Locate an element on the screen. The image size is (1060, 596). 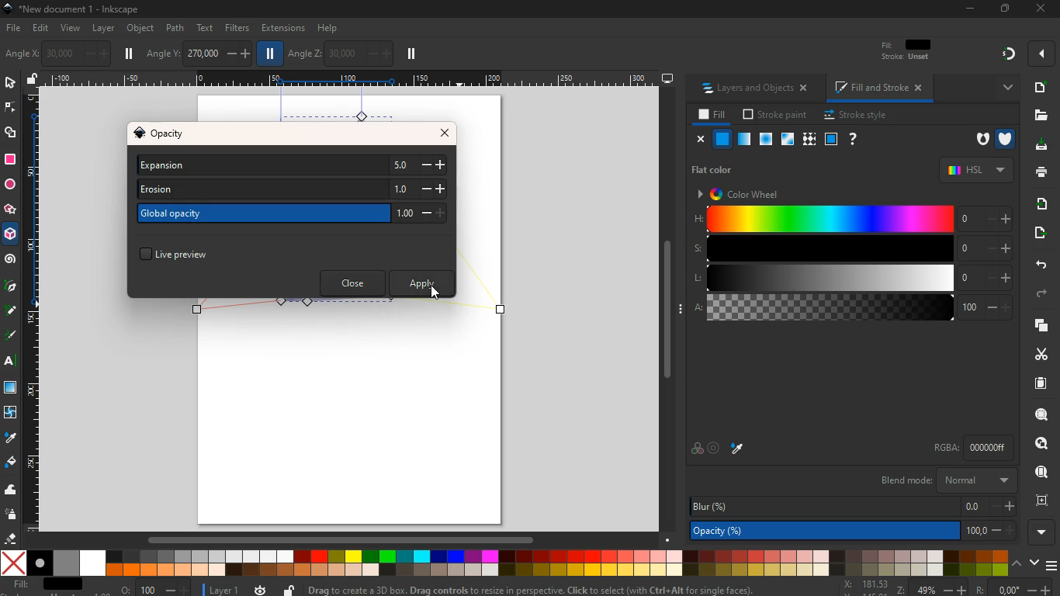
Scale is located at coordinates (347, 78).